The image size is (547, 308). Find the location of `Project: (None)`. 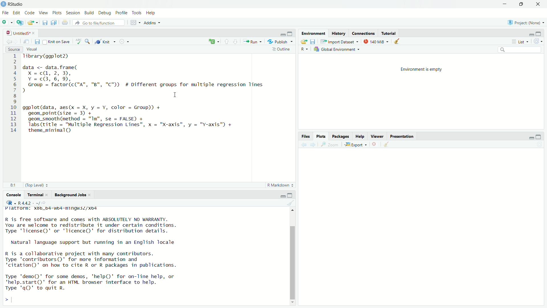

Project: (None) is located at coordinates (525, 23).